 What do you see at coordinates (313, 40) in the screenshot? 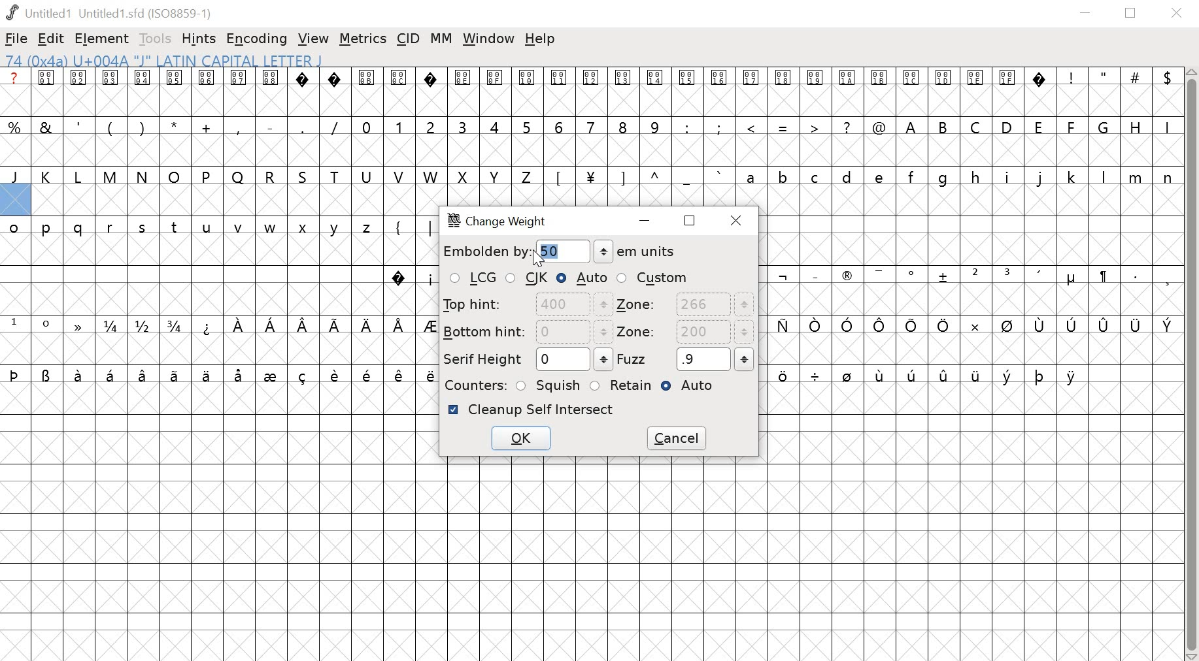
I see `VIEW` at bounding box center [313, 40].